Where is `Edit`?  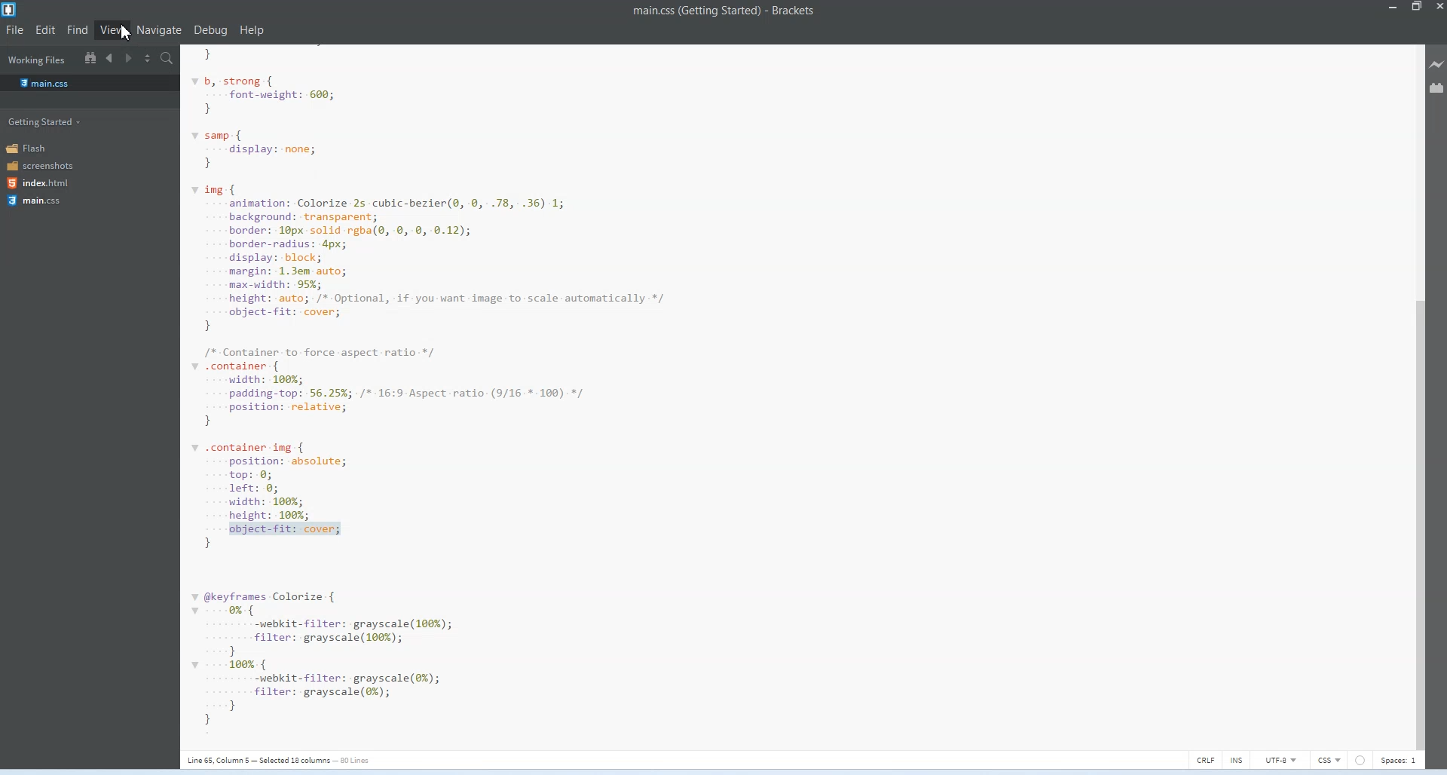 Edit is located at coordinates (45, 29).